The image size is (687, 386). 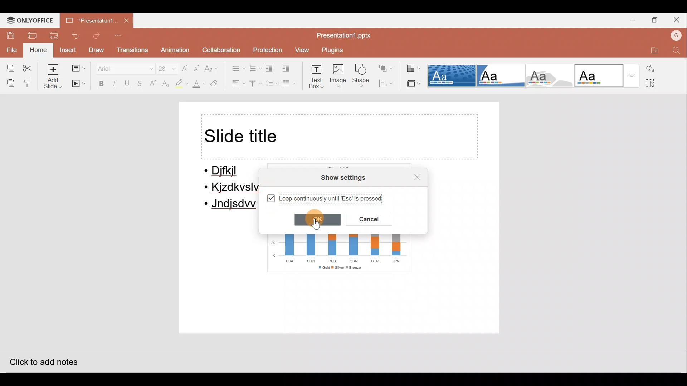 I want to click on Copy, so click(x=10, y=68).